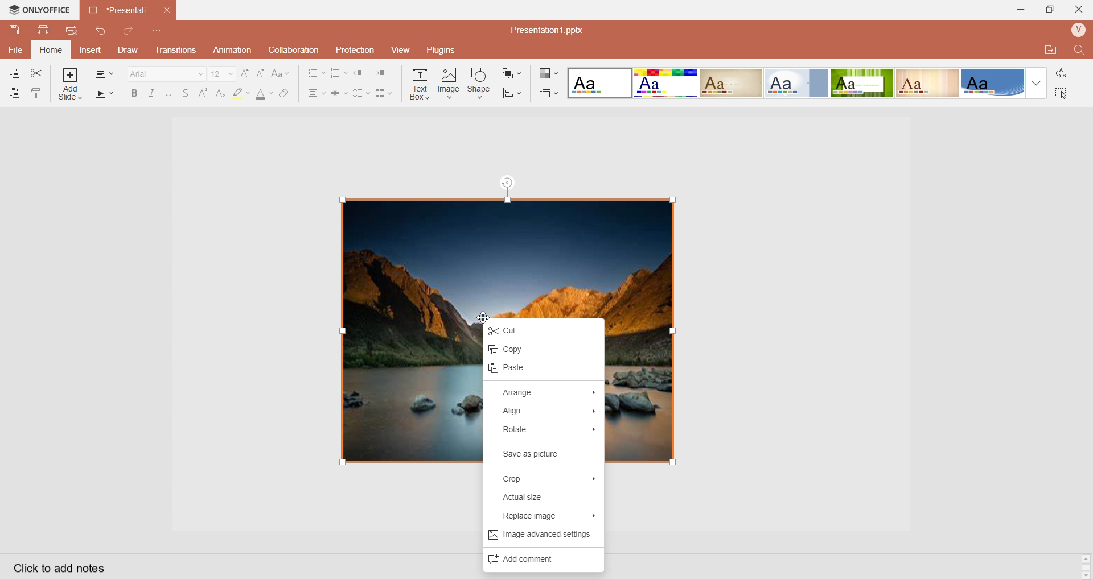 Image resolution: width=1093 pixels, height=580 pixels. Describe the element at coordinates (513, 73) in the screenshot. I see `Arrange Shape` at that location.